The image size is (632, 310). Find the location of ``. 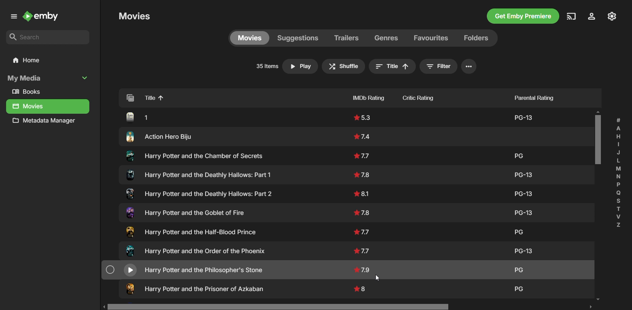

 is located at coordinates (346, 307).